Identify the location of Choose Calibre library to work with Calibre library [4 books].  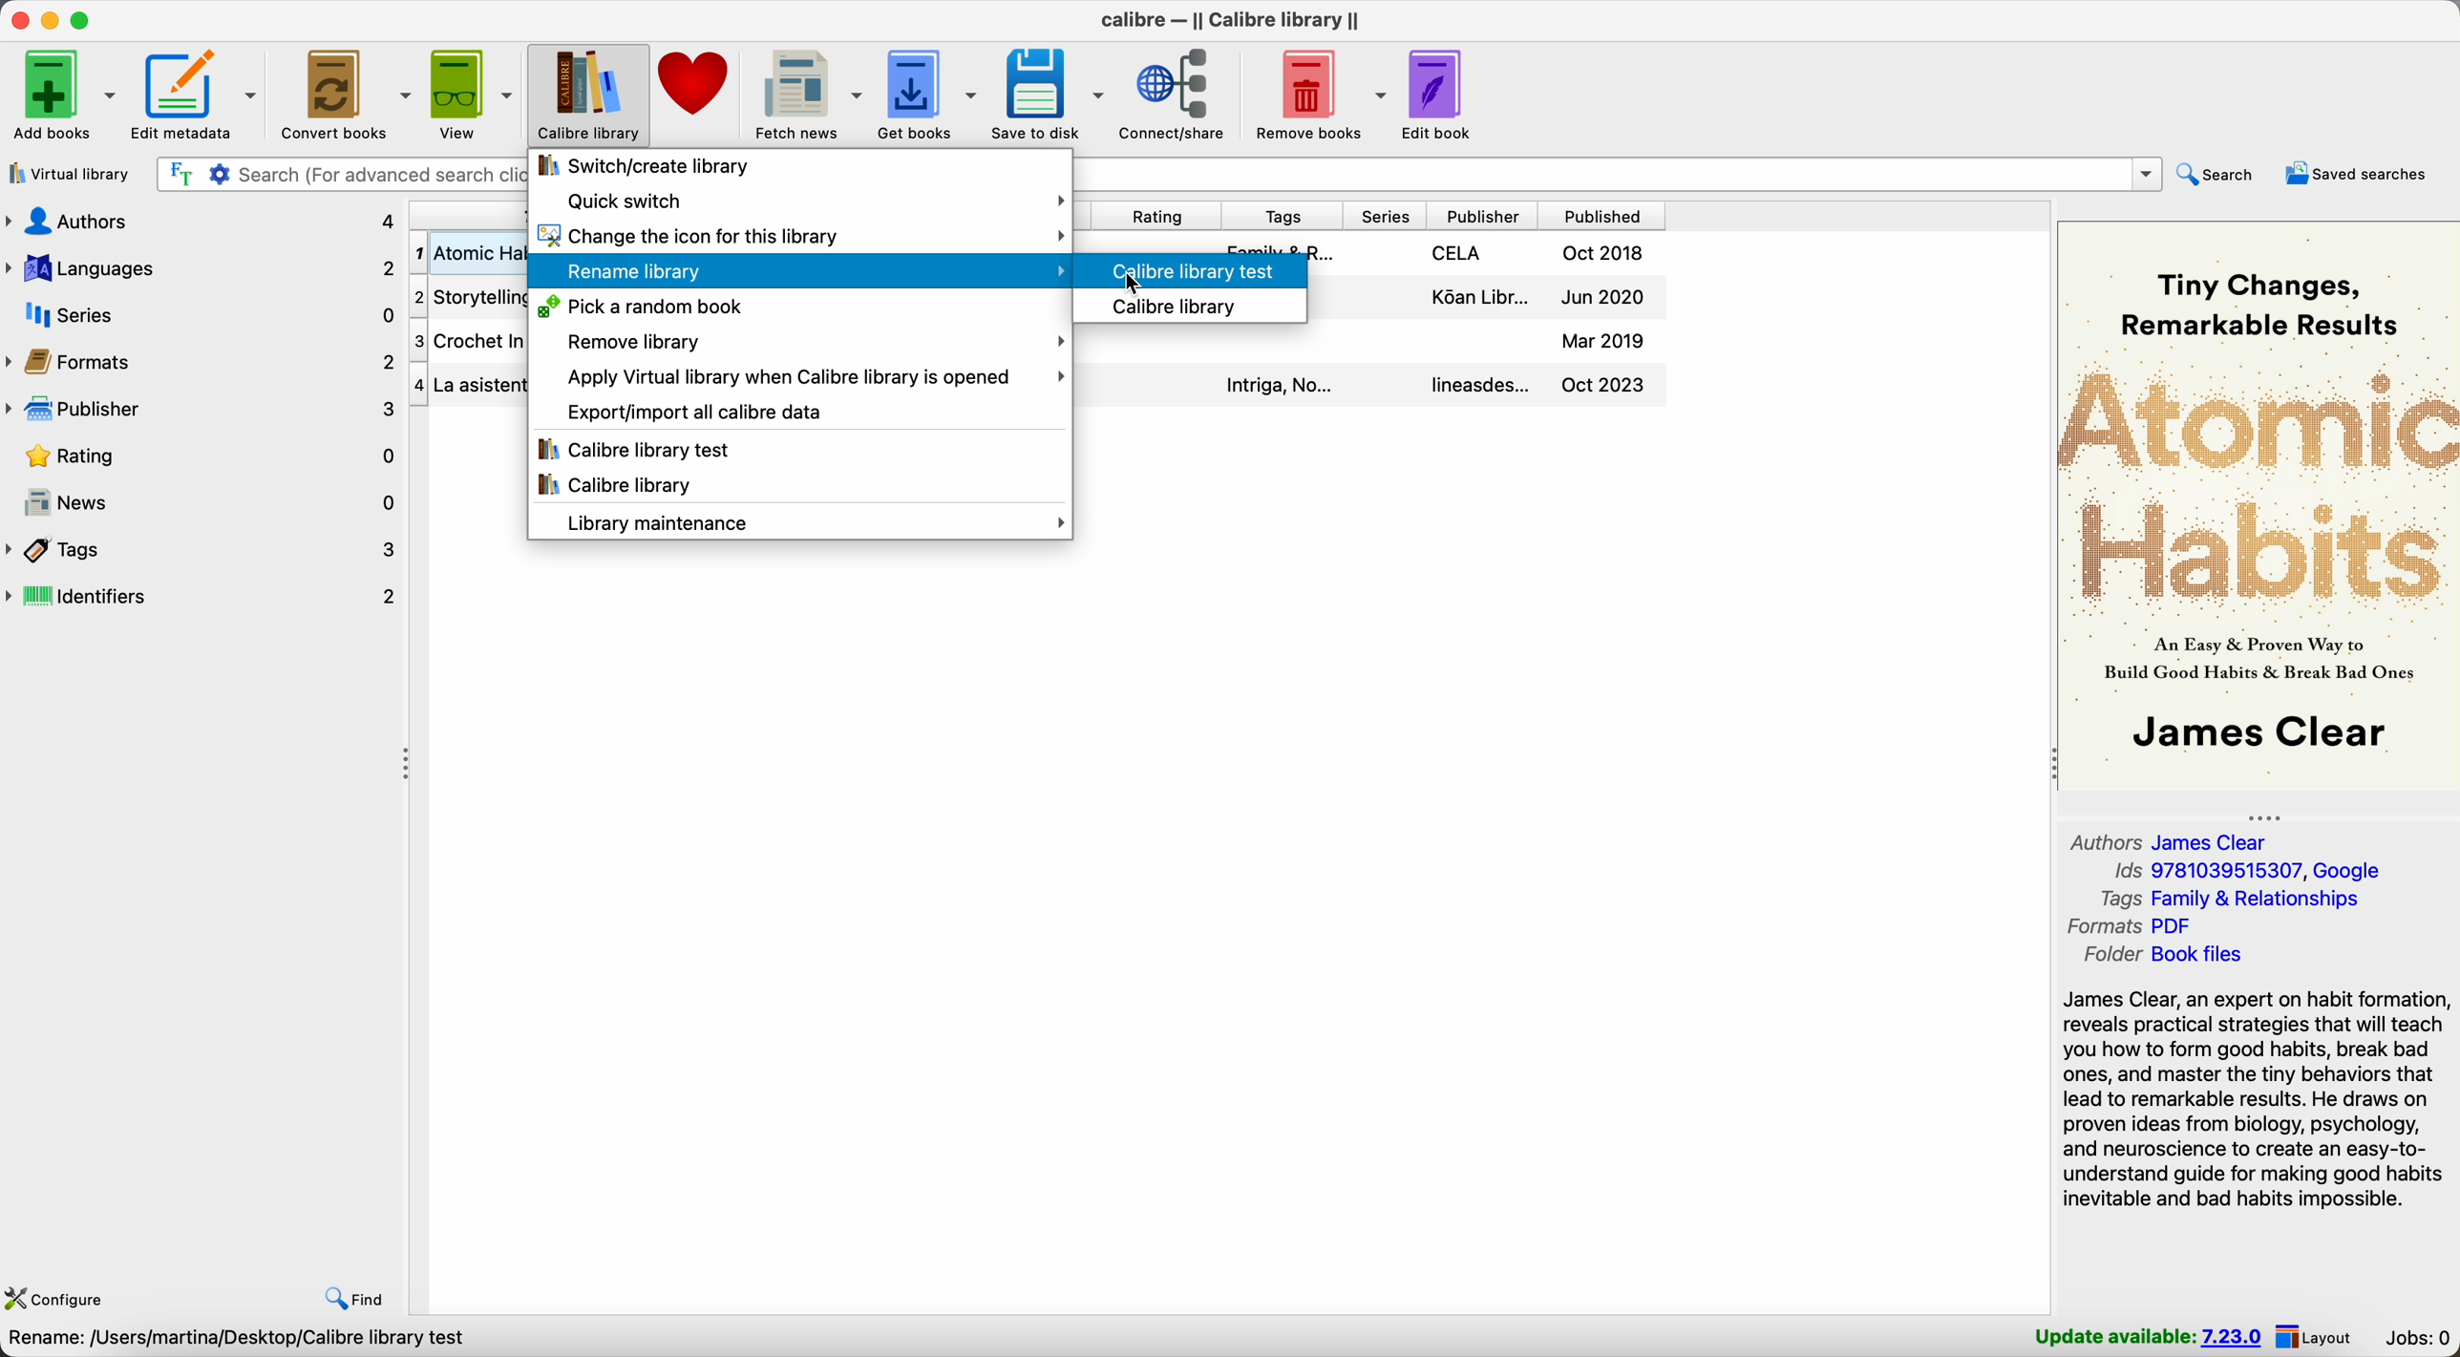
(280, 1341).